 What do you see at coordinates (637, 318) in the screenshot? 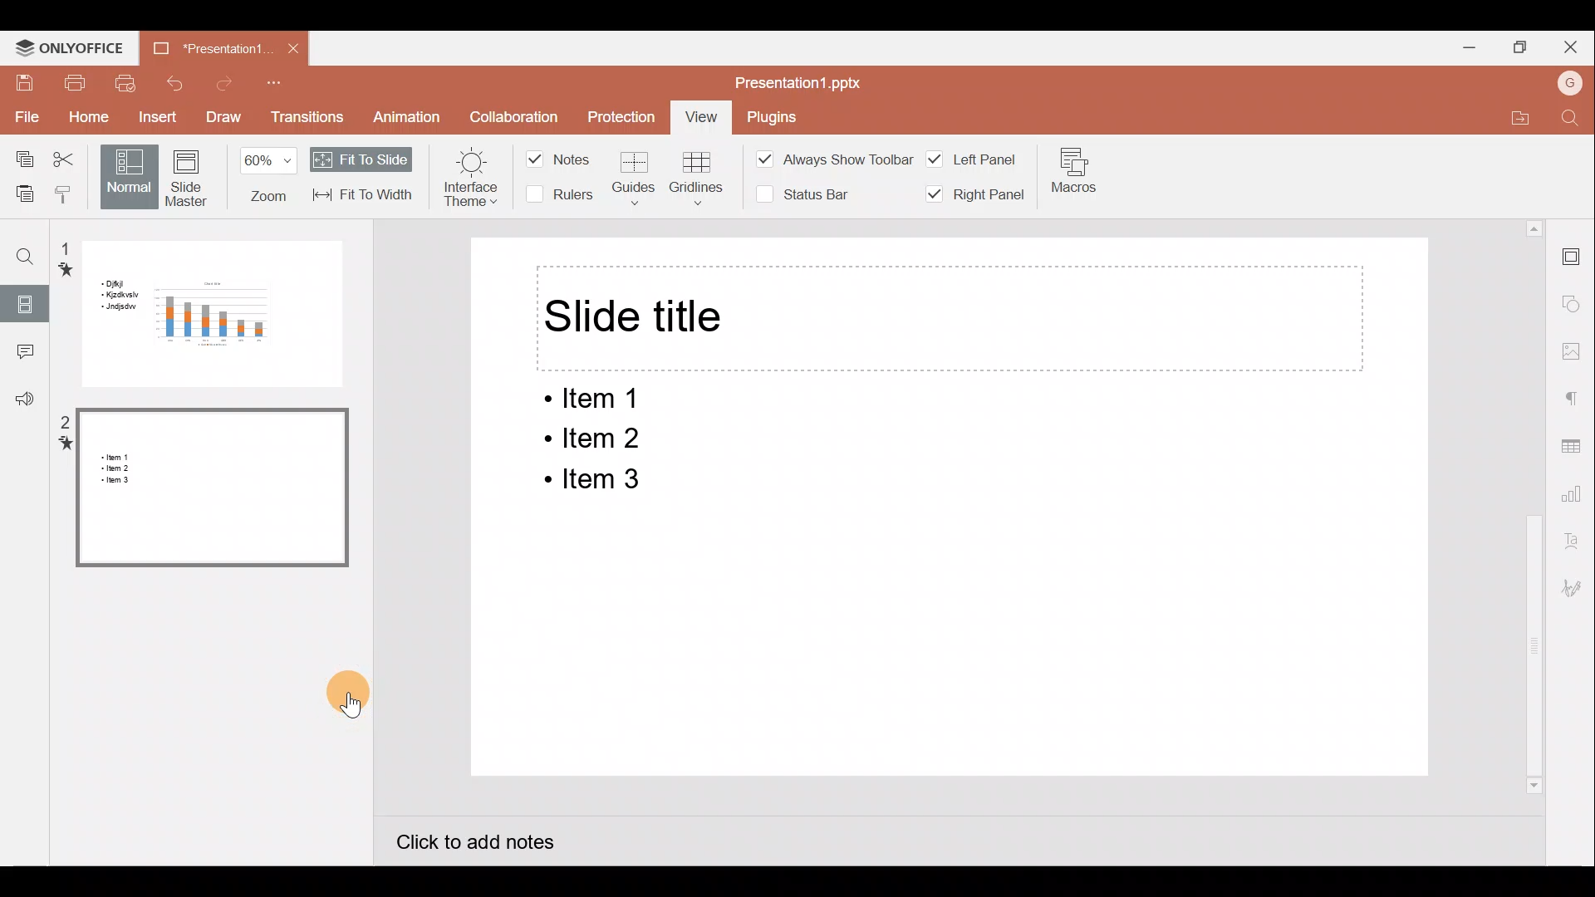
I see `Slide title` at bounding box center [637, 318].